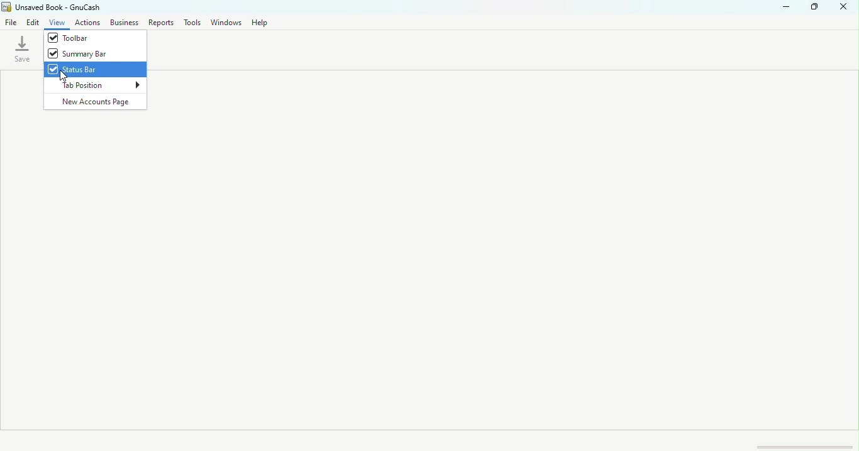 The image size is (859, 451). I want to click on view, so click(57, 23).